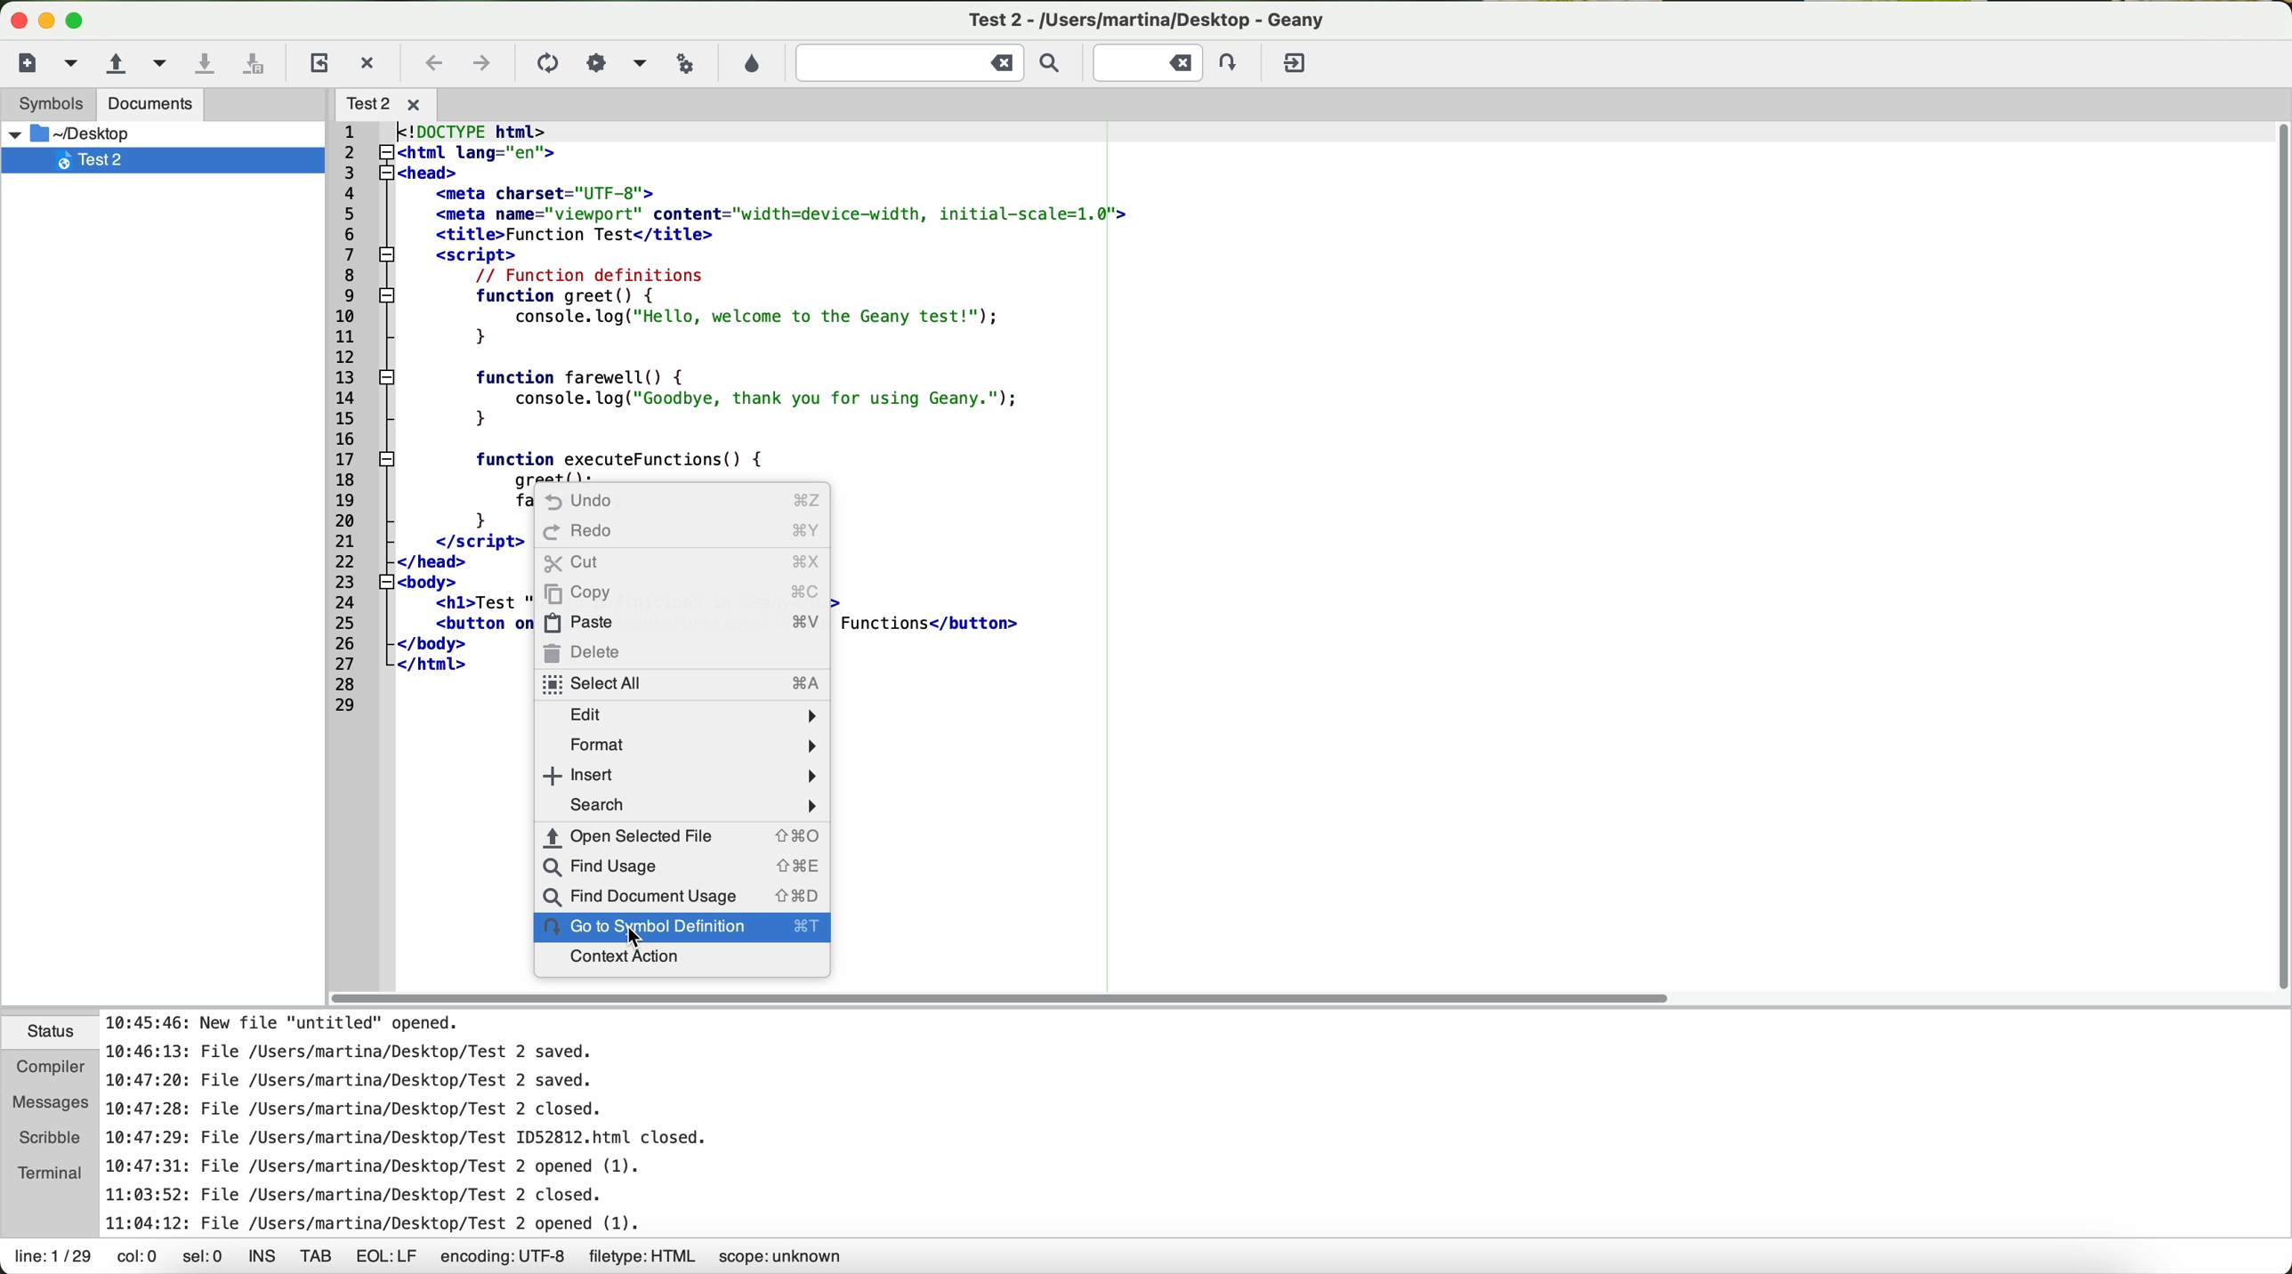  What do you see at coordinates (317, 65) in the screenshot?
I see `reload the current file from diskl` at bounding box center [317, 65].